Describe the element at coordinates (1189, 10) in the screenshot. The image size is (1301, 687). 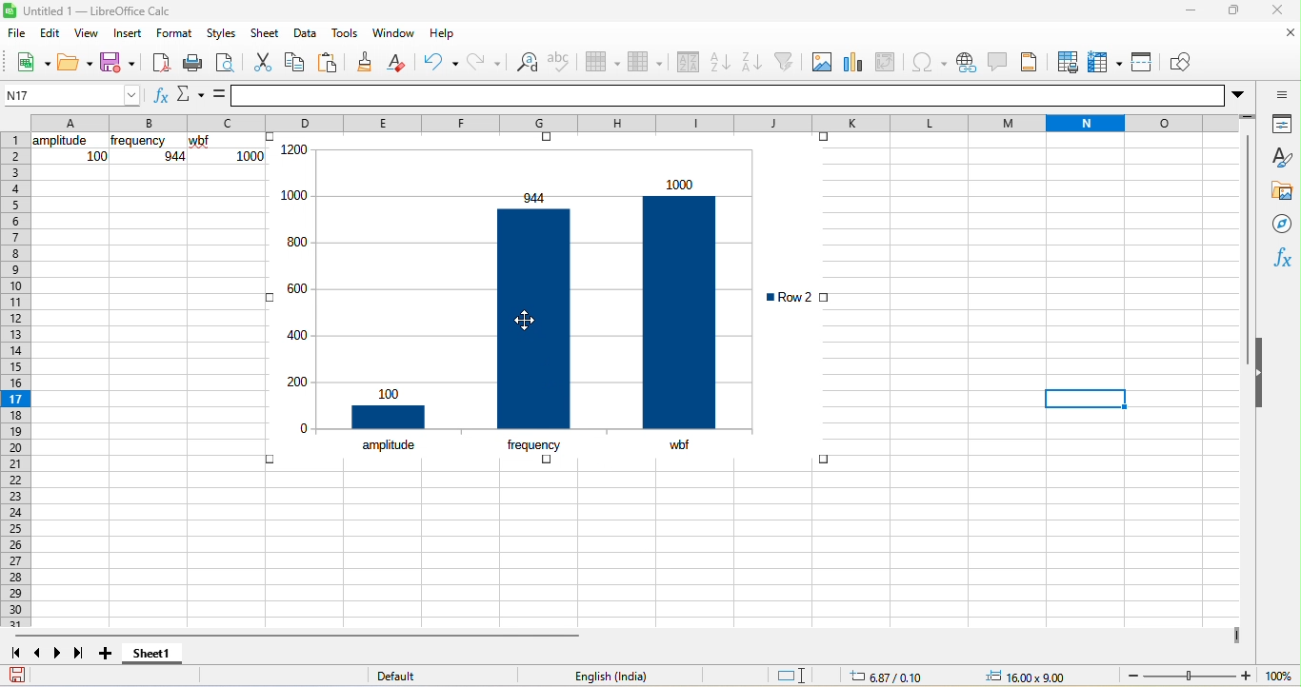
I see `minimize` at that location.